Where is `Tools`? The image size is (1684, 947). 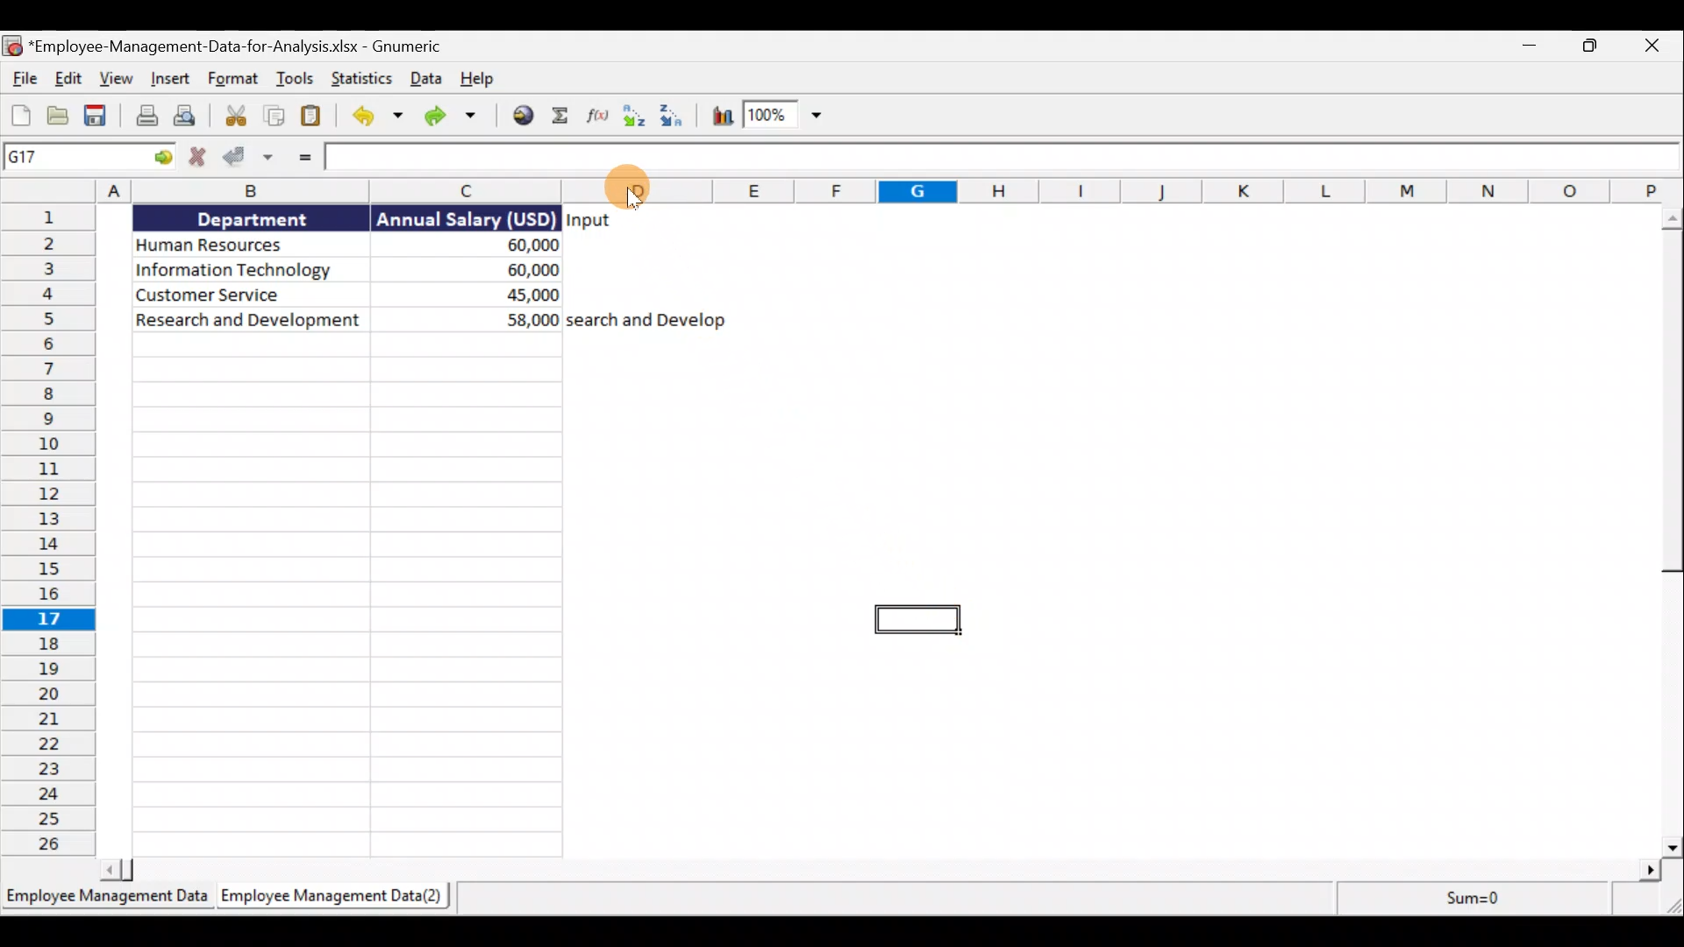
Tools is located at coordinates (297, 76).